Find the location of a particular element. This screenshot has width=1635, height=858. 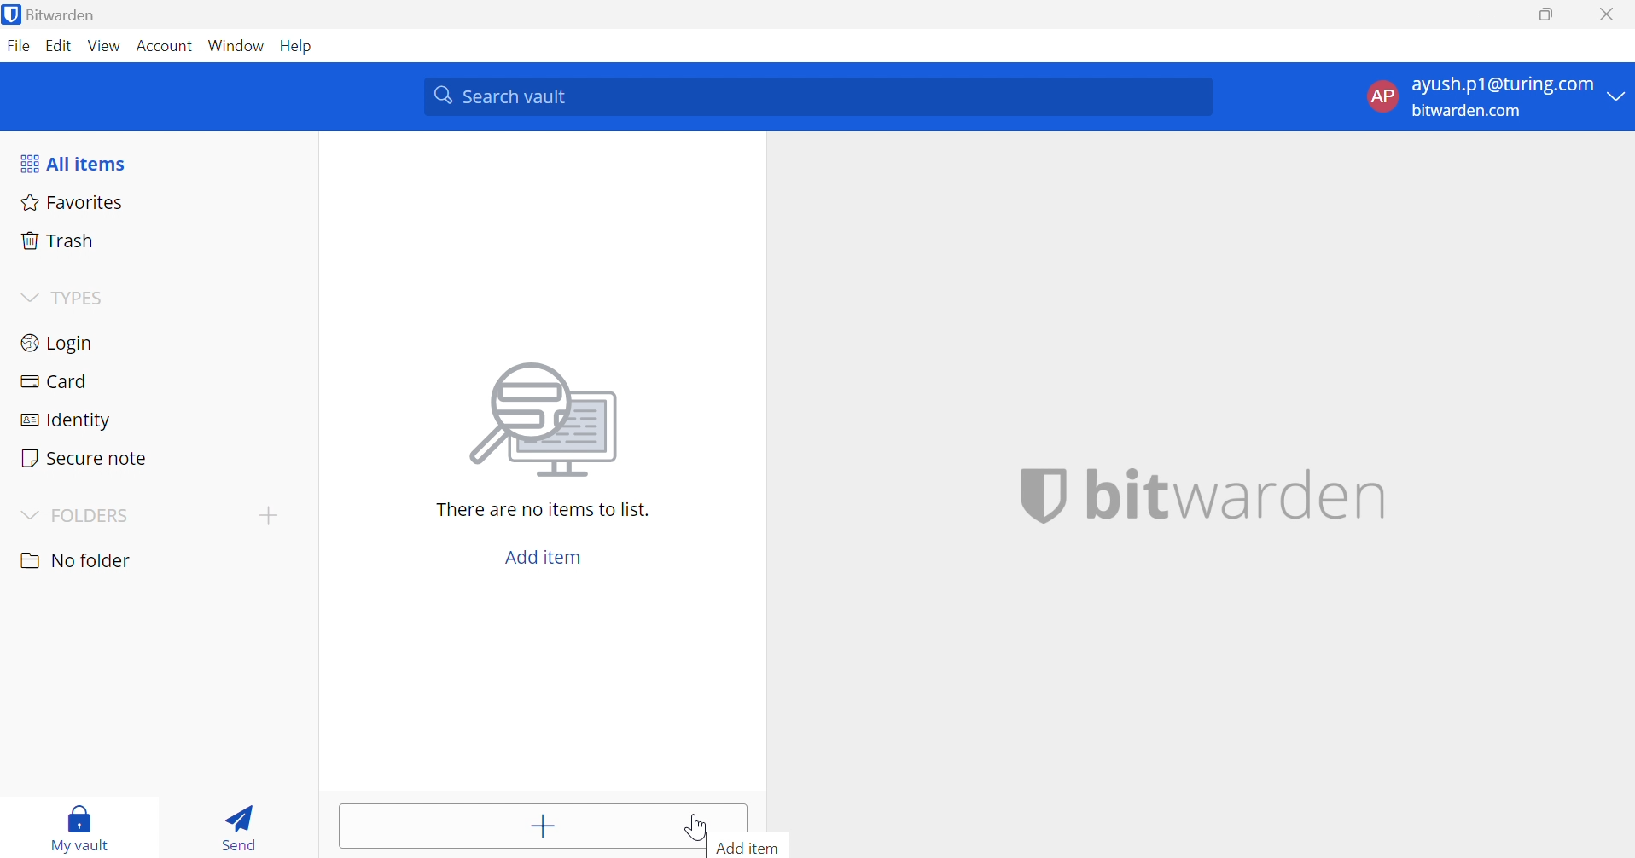

TYPES is located at coordinates (82, 299).